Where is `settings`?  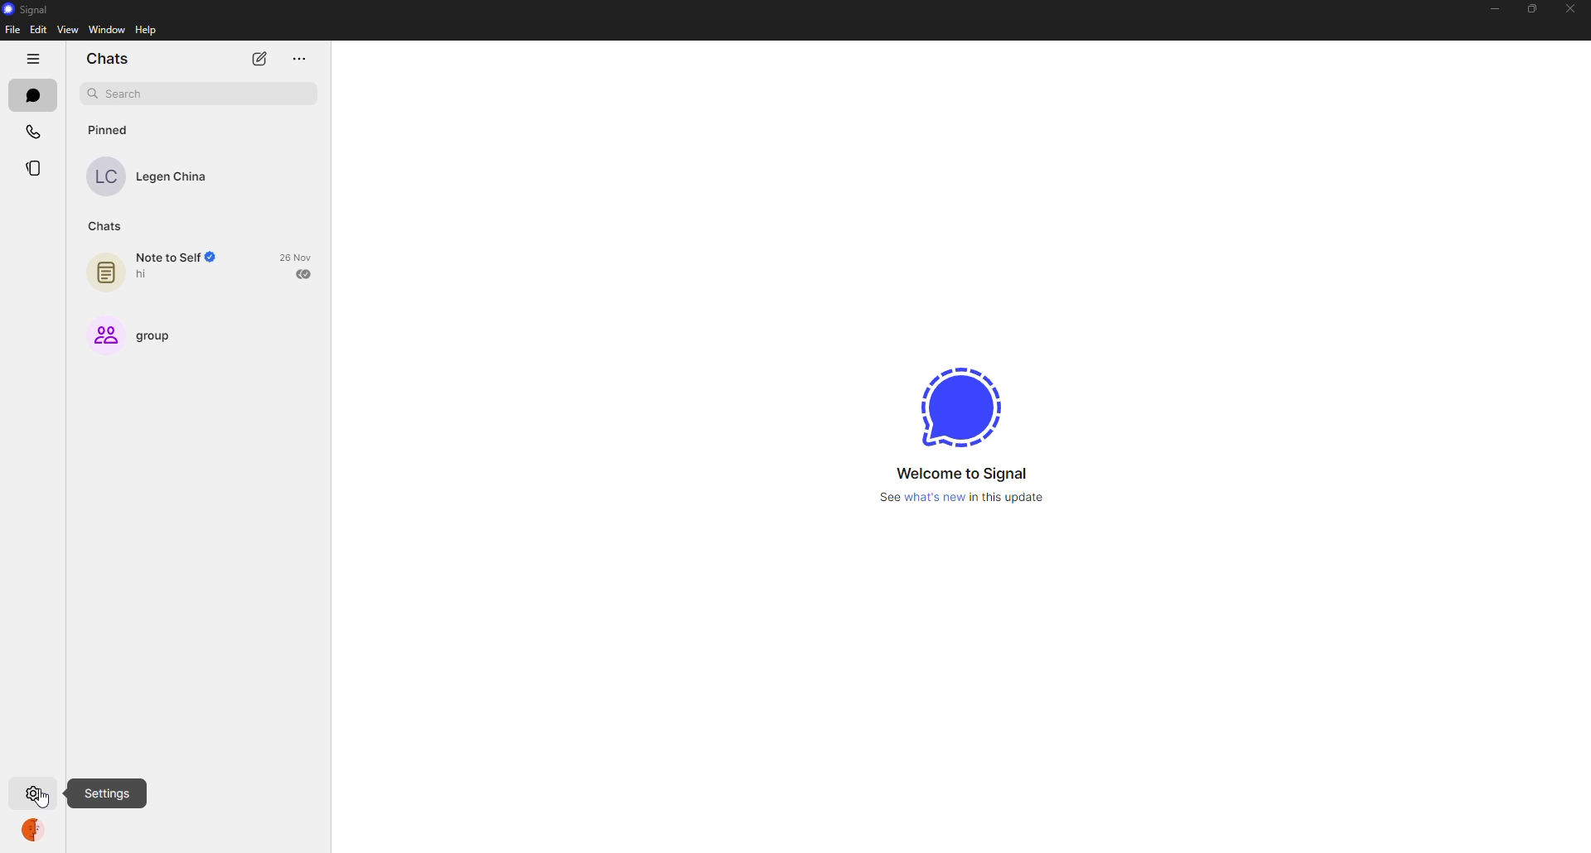
settings is located at coordinates (110, 793).